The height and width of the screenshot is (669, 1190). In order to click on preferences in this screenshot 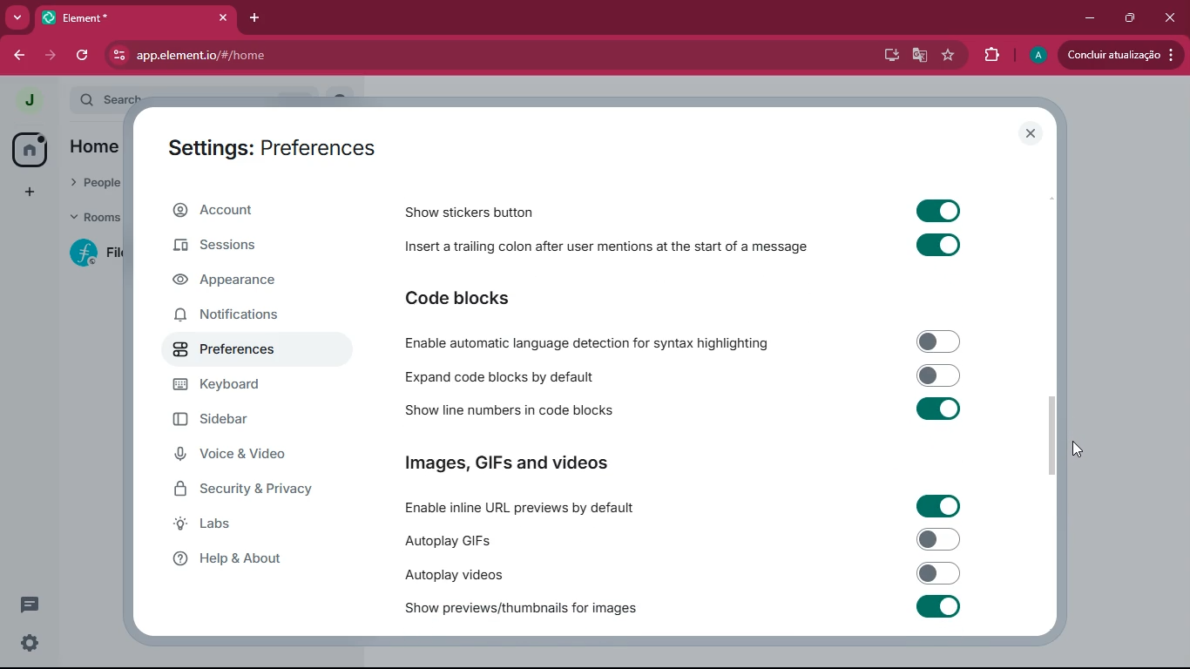, I will do `click(244, 354)`.